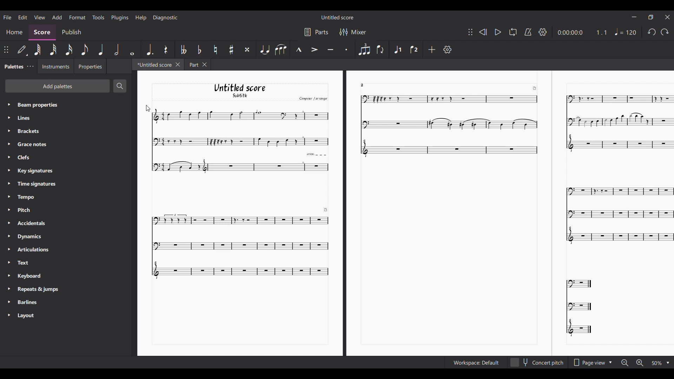 Image resolution: width=674 pixels, height=379 pixels. Describe the element at coordinates (30, 67) in the screenshot. I see `Palette settings` at that location.